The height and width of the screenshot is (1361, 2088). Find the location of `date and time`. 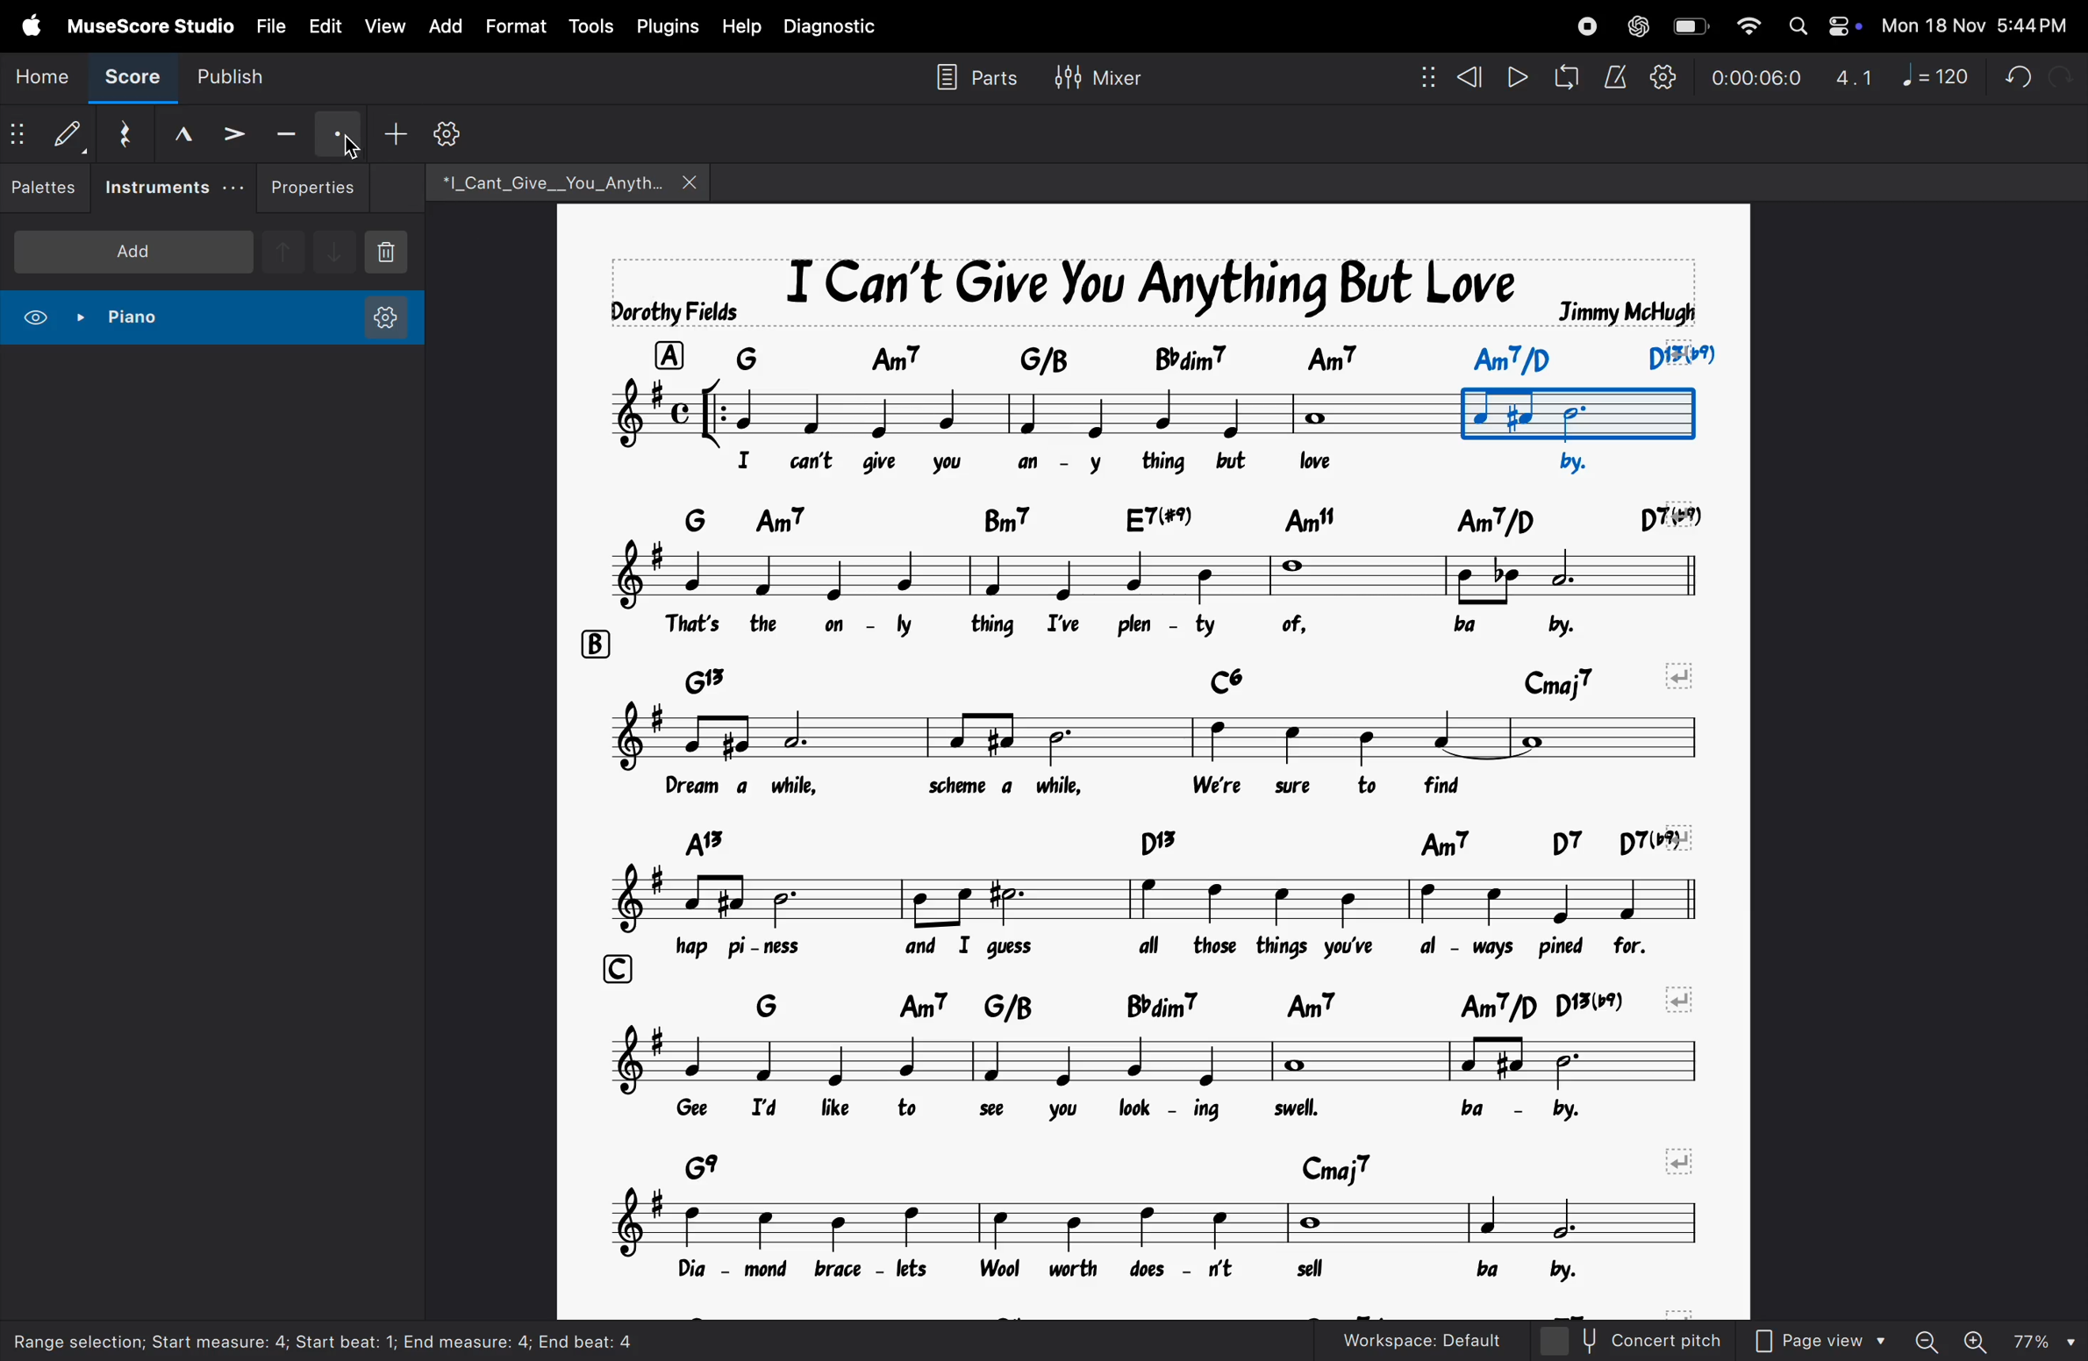

date and time is located at coordinates (1972, 25).